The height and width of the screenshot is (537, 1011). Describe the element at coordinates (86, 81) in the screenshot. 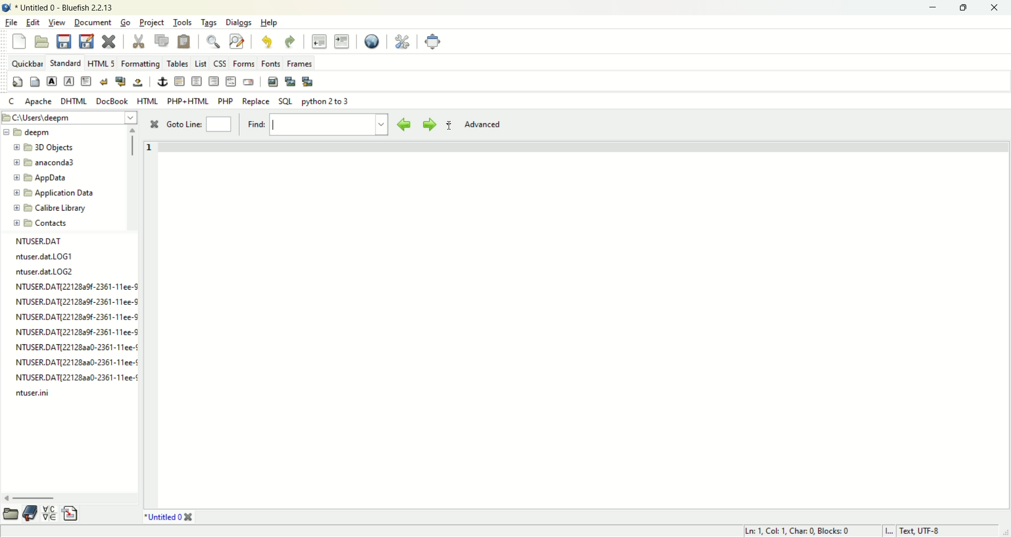

I see `paragraph` at that location.